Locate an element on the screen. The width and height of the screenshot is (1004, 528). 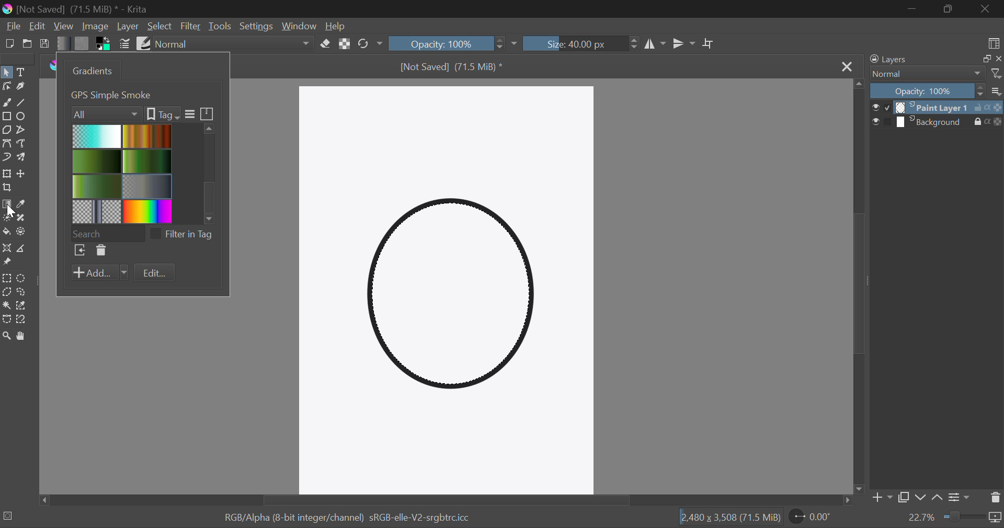
Text is located at coordinates (23, 73).